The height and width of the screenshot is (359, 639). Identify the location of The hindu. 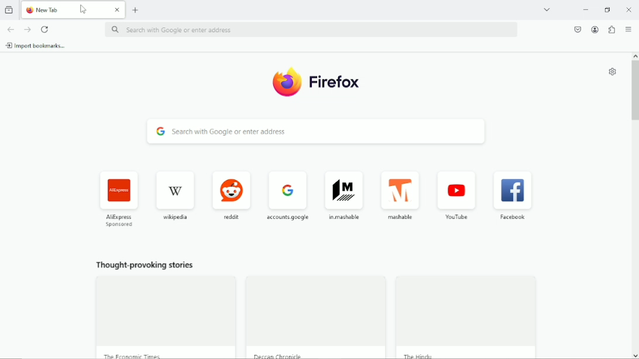
(422, 355).